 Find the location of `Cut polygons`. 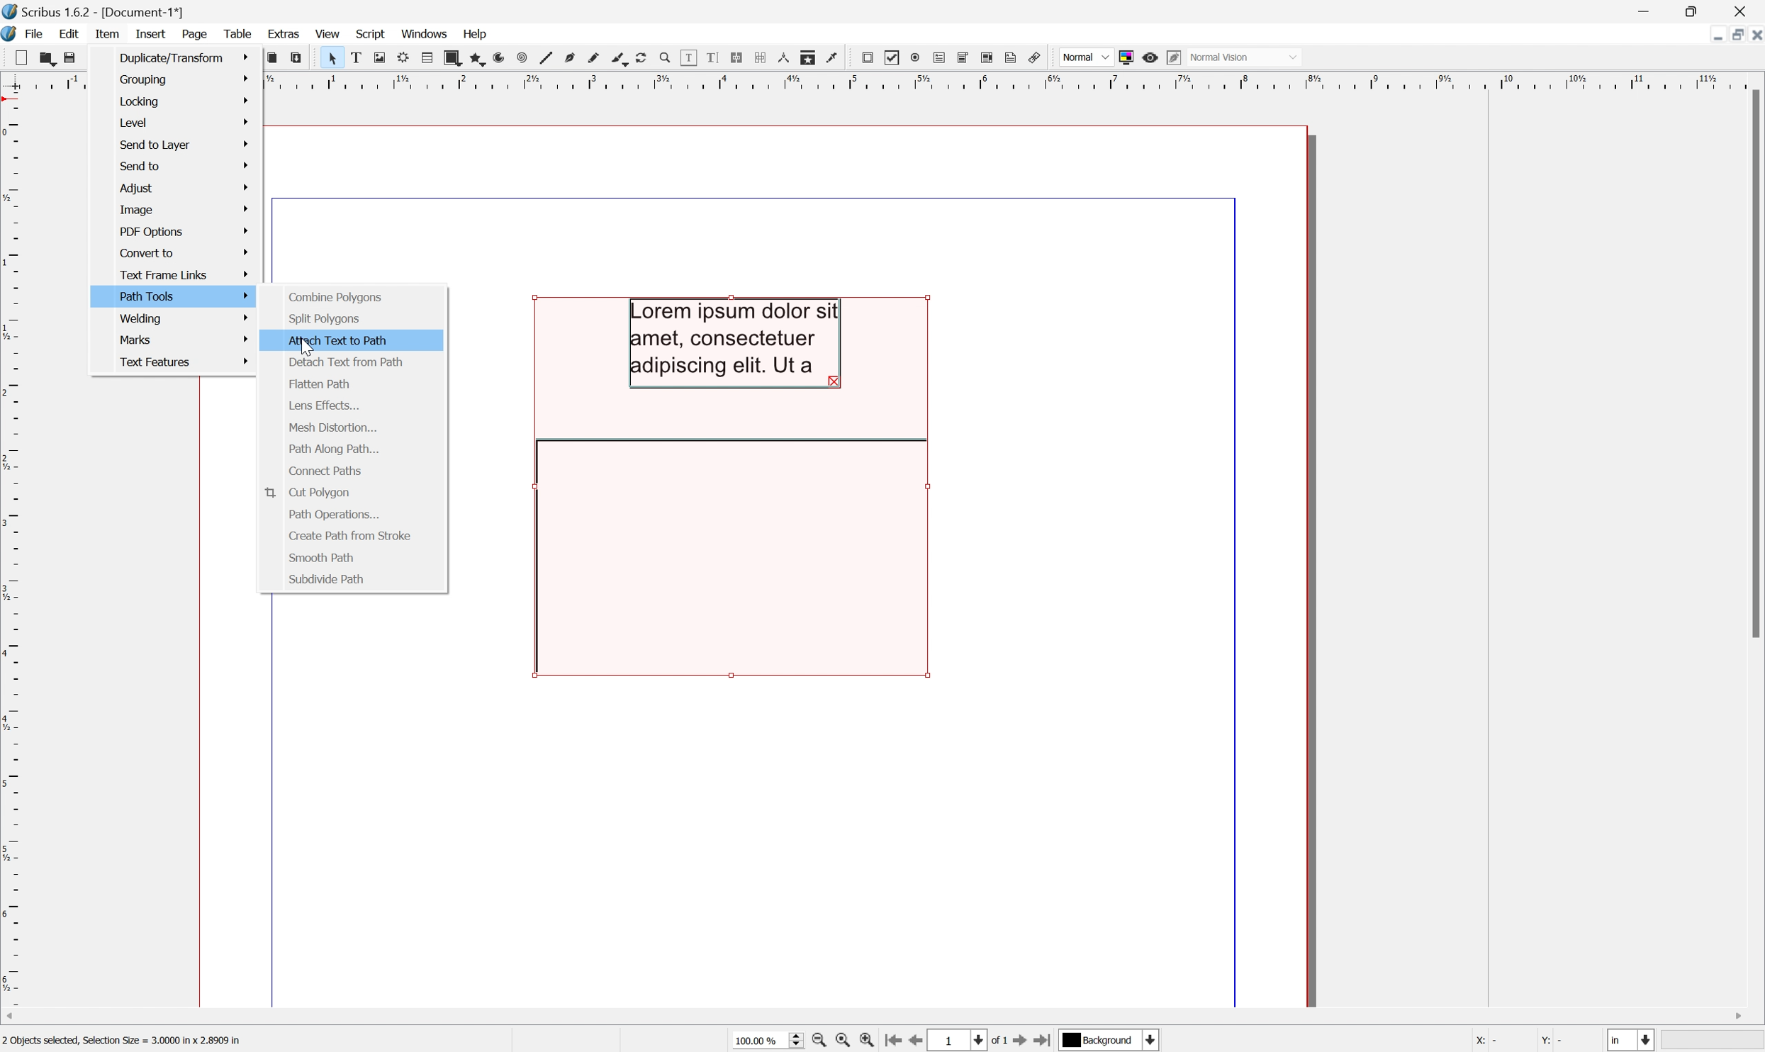

Cut polygons is located at coordinates (310, 493).